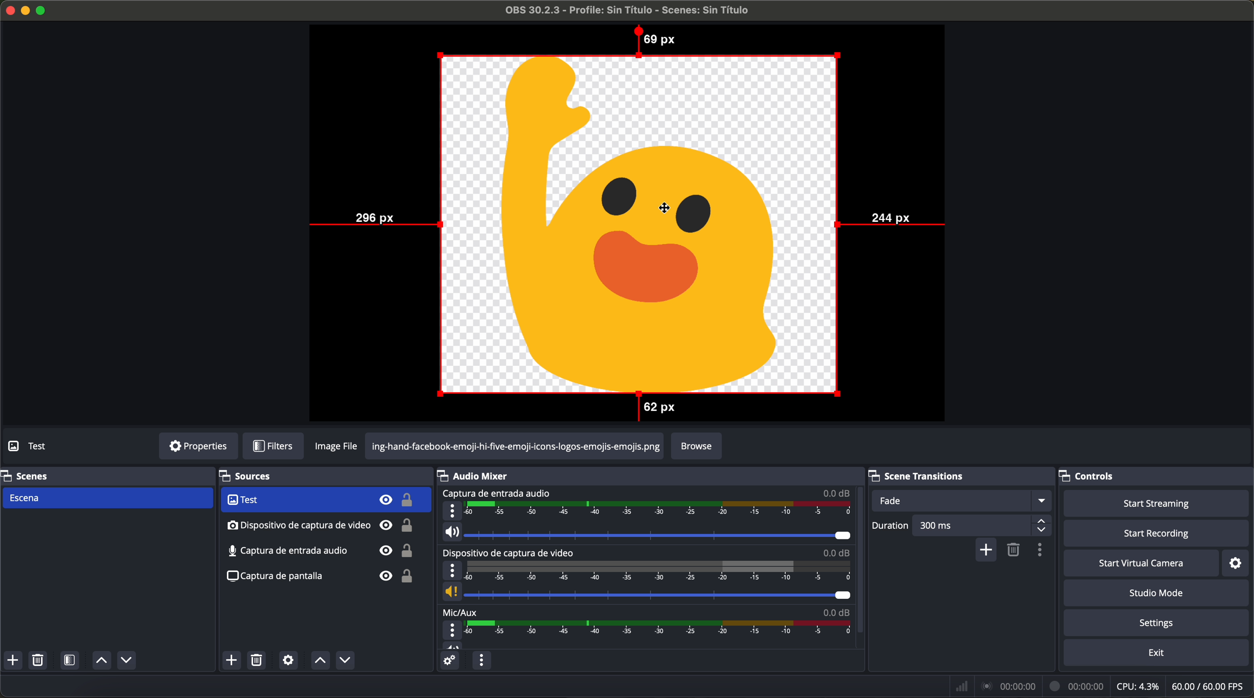 The width and height of the screenshot is (1254, 698). Describe the element at coordinates (1240, 562) in the screenshot. I see `settings` at that location.